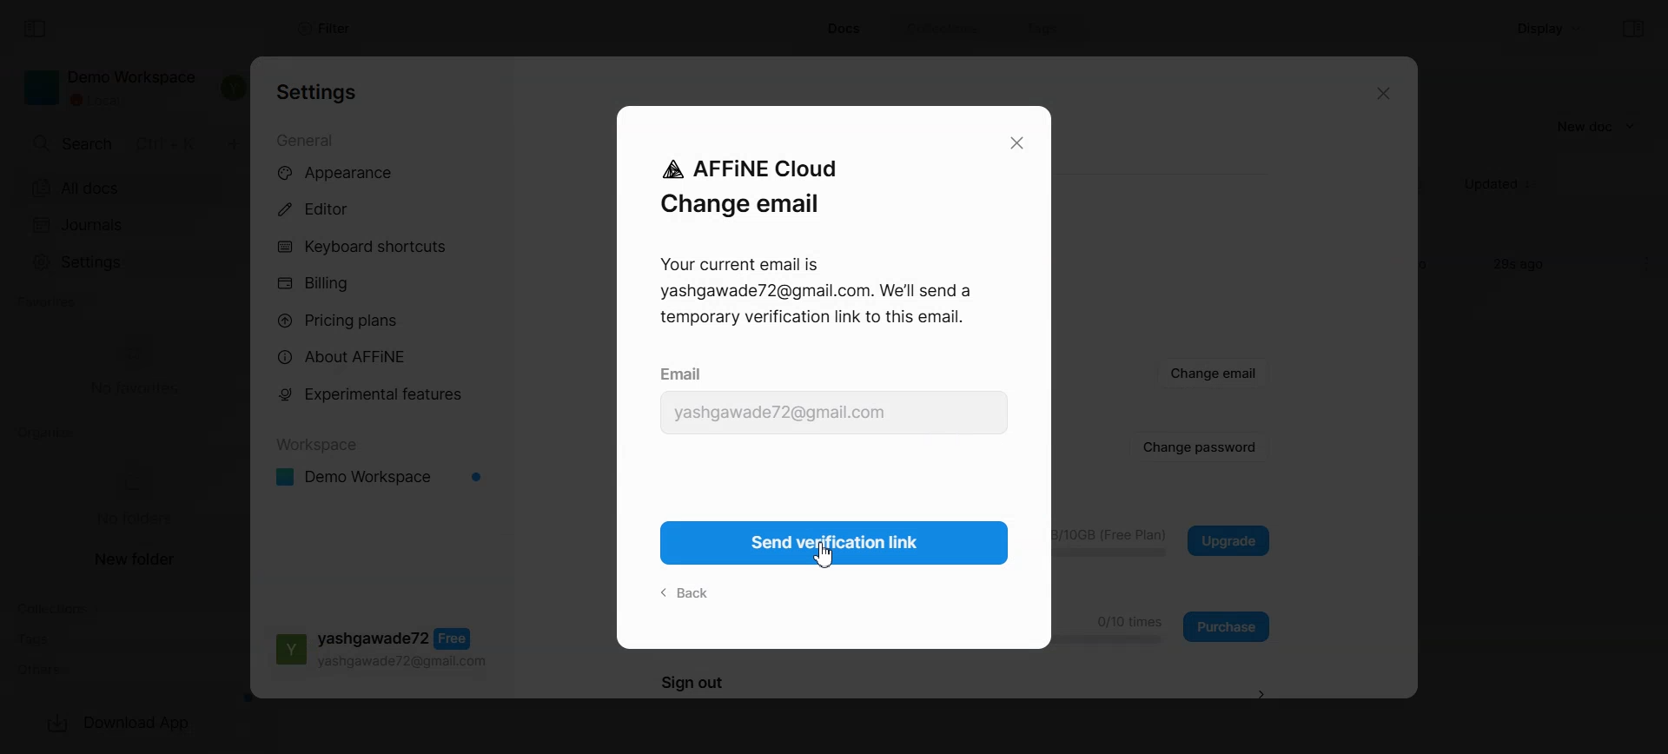  Describe the element at coordinates (384, 248) in the screenshot. I see `Keyboard shortcuts` at that location.